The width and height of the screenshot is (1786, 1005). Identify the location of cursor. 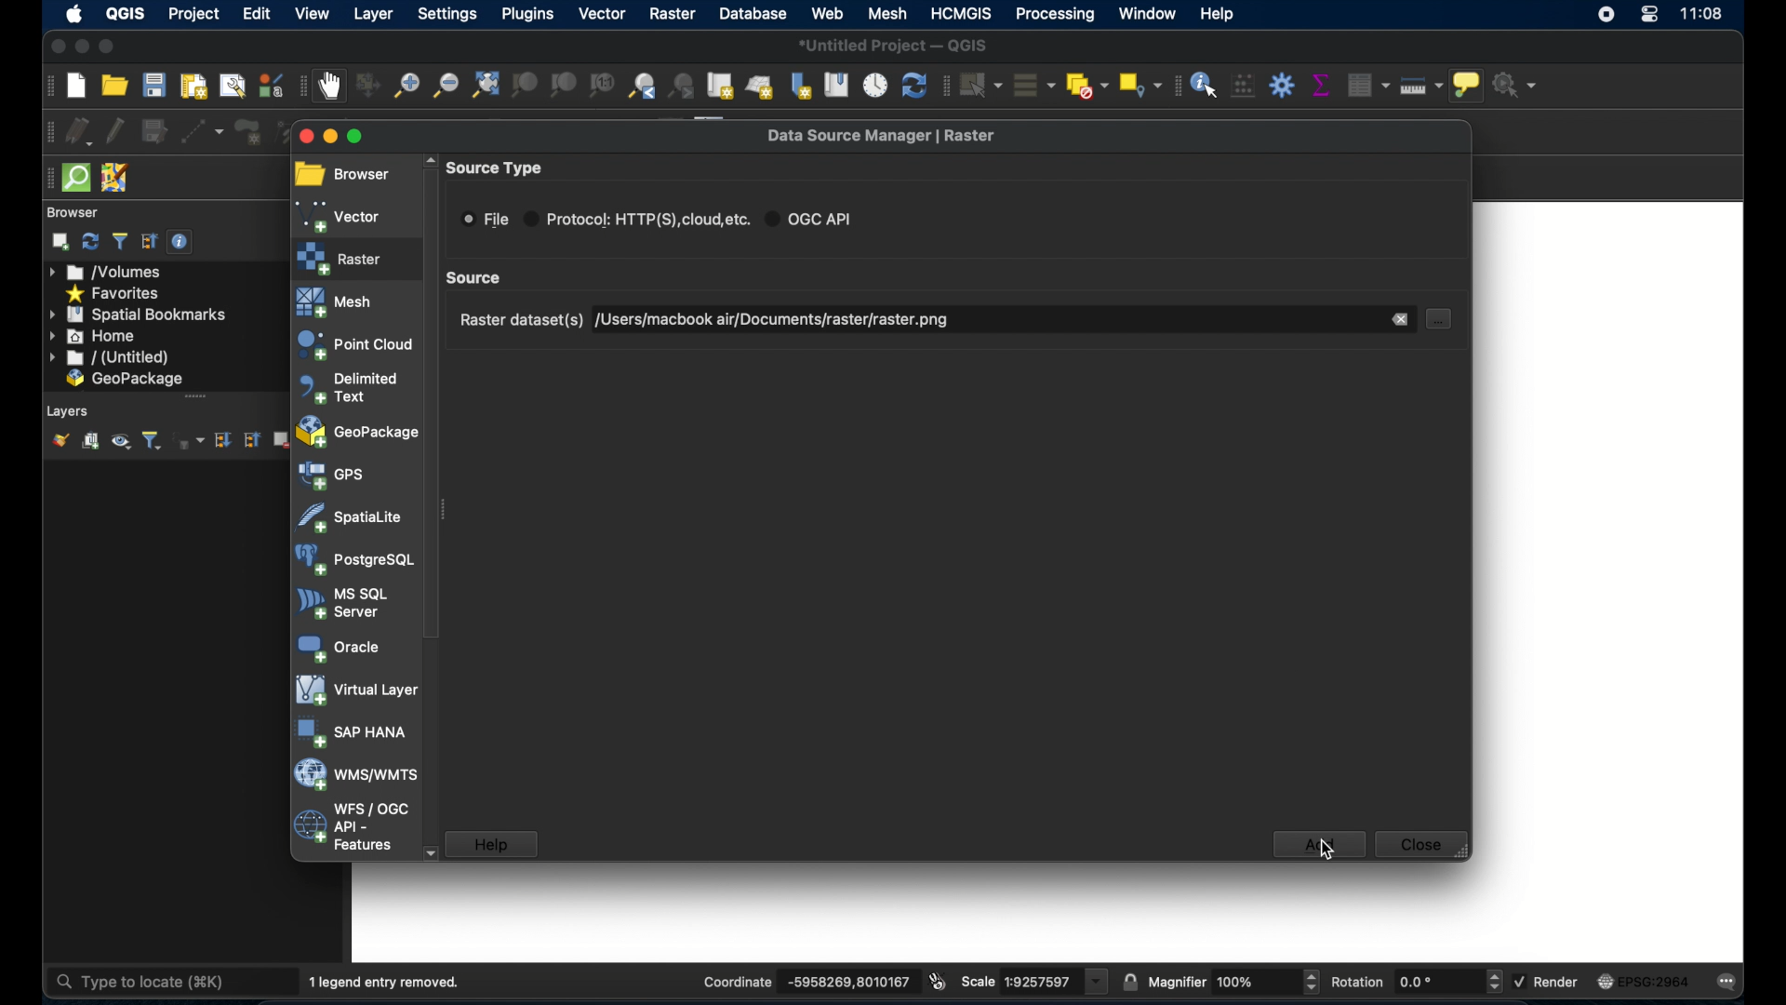
(1331, 851).